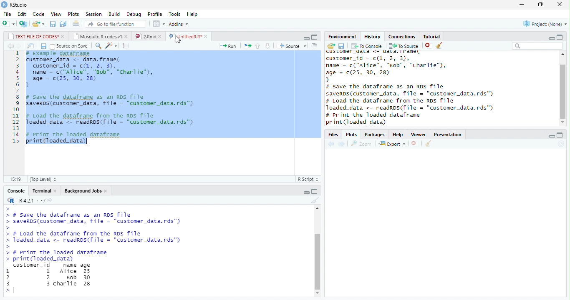 This screenshot has height=300, width=570. I want to click on search file, so click(116, 24).